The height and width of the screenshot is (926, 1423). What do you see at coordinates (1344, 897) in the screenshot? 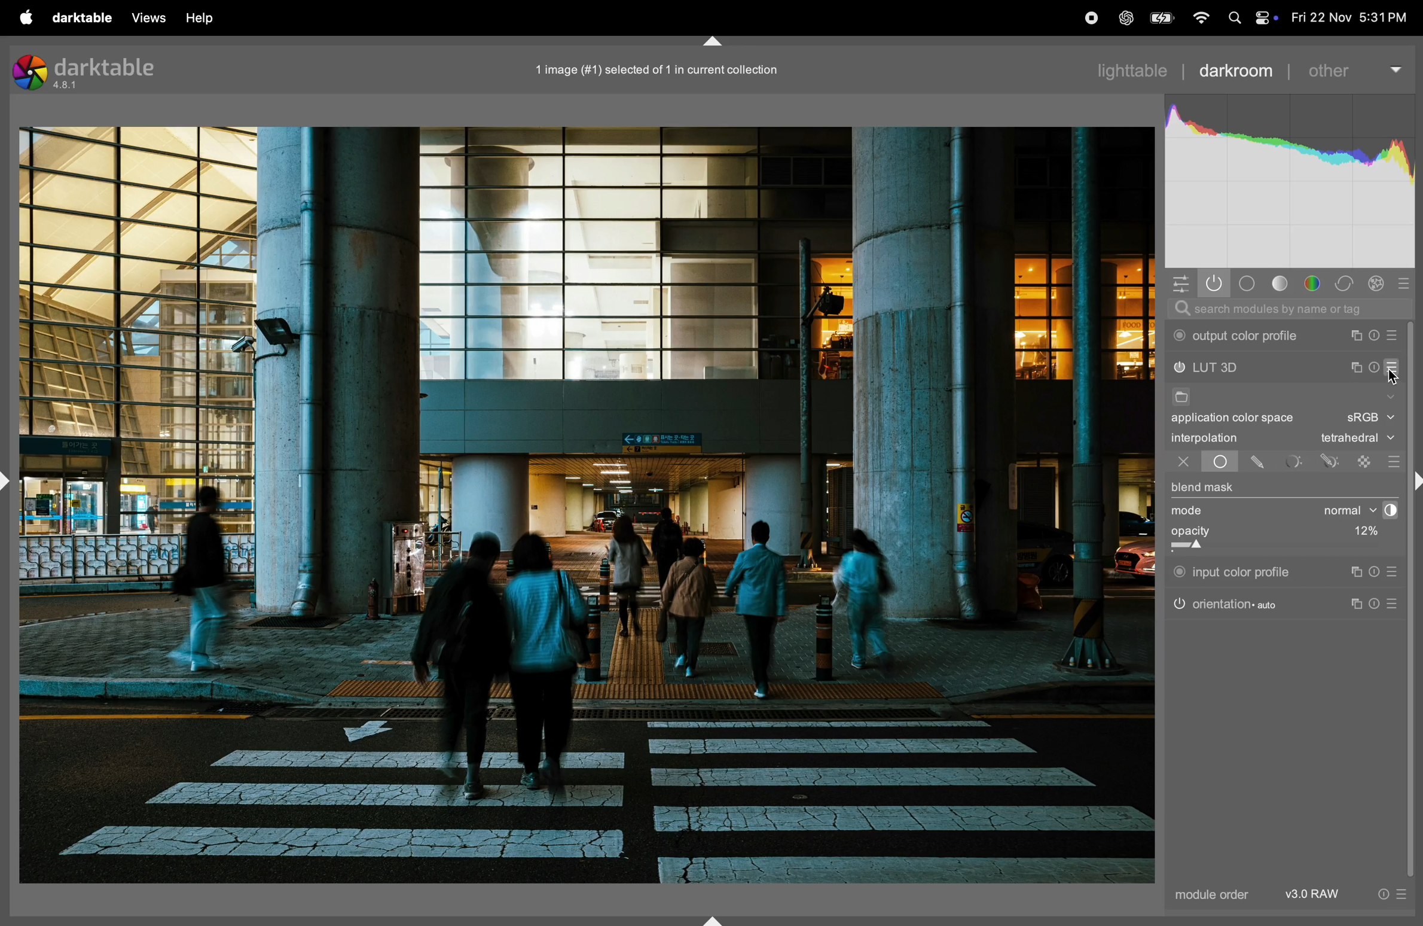
I see `v3.0 raw` at bounding box center [1344, 897].